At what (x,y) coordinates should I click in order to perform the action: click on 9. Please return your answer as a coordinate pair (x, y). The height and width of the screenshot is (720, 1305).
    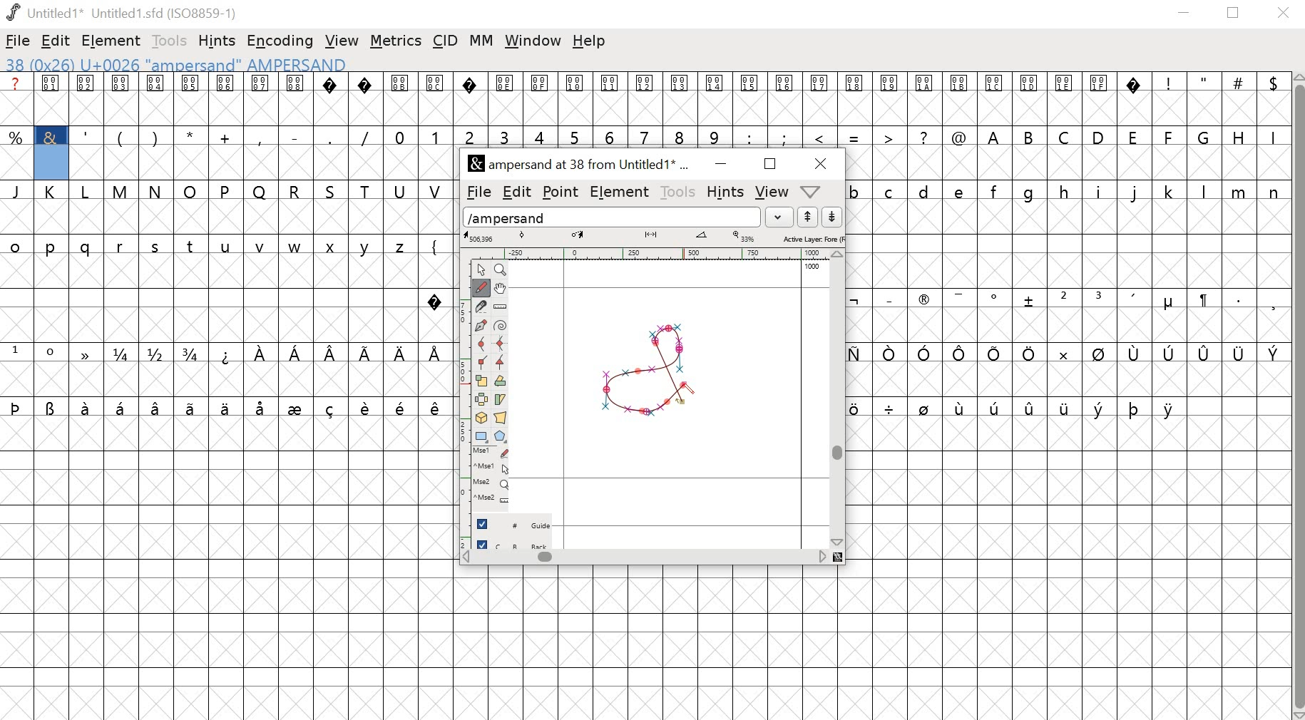
    Looking at the image, I should click on (714, 136).